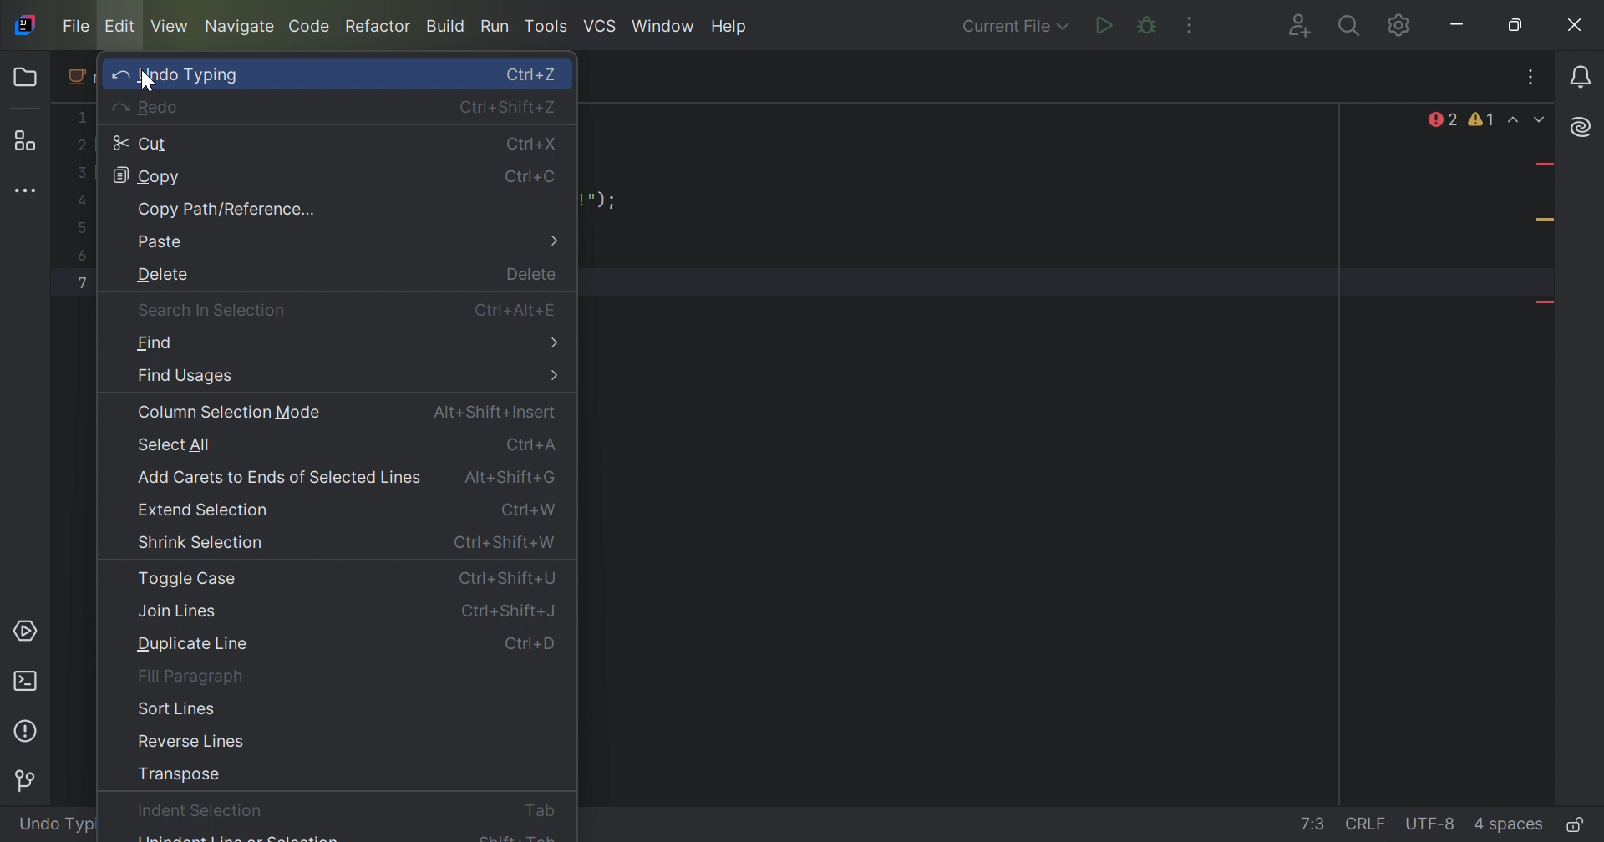  What do you see at coordinates (505, 576) in the screenshot?
I see `Ctrl+Shift+U` at bounding box center [505, 576].